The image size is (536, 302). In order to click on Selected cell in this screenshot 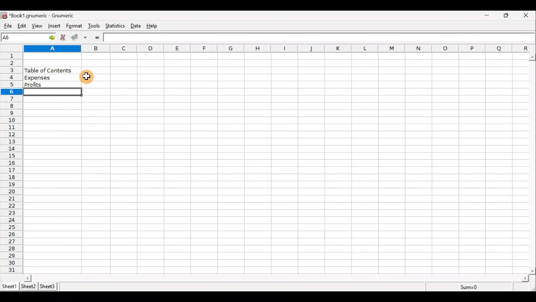, I will do `click(53, 92)`.